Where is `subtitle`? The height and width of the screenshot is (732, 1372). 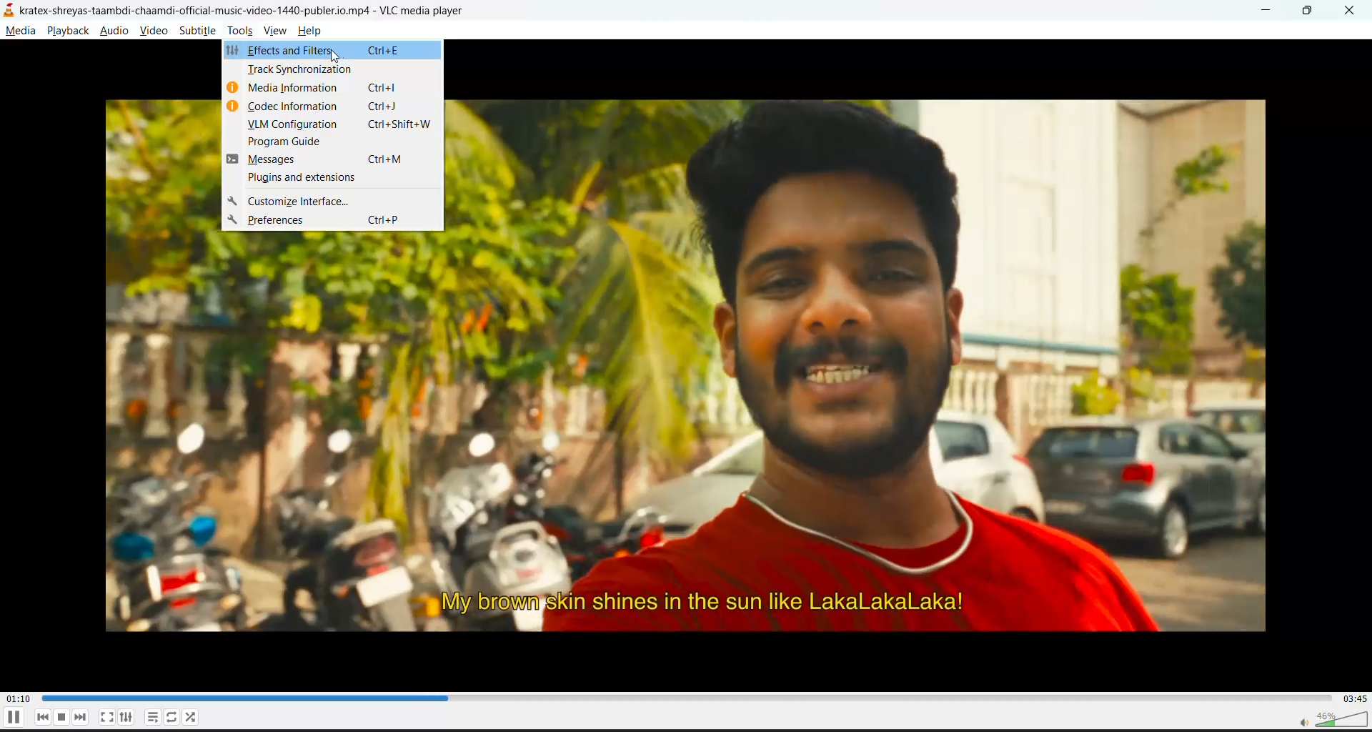
subtitle is located at coordinates (200, 31).